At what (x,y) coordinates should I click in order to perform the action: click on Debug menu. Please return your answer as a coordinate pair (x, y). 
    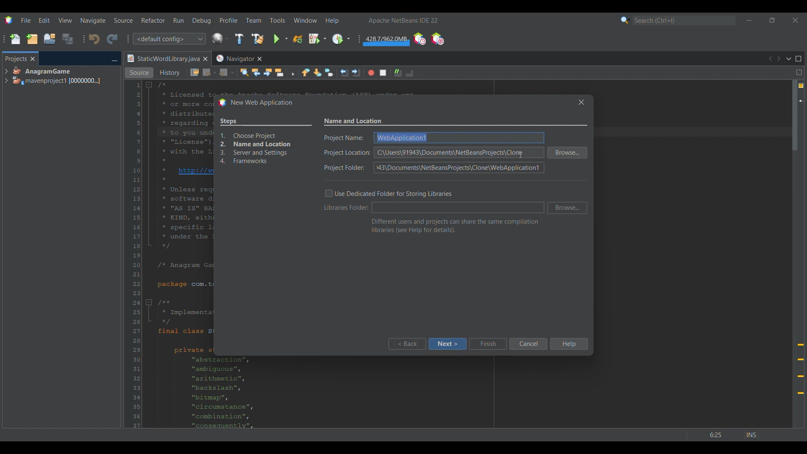
    Looking at the image, I should click on (202, 21).